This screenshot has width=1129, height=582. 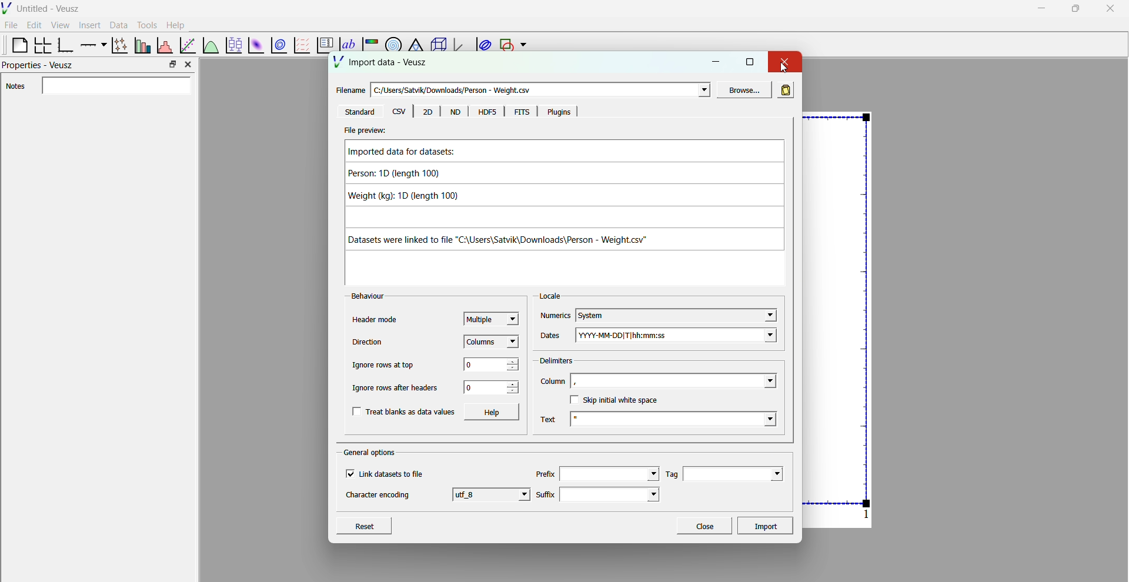 What do you see at coordinates (1074, 8) in the screenshot?
I see `maximize` at bounding box center [1074, 8].